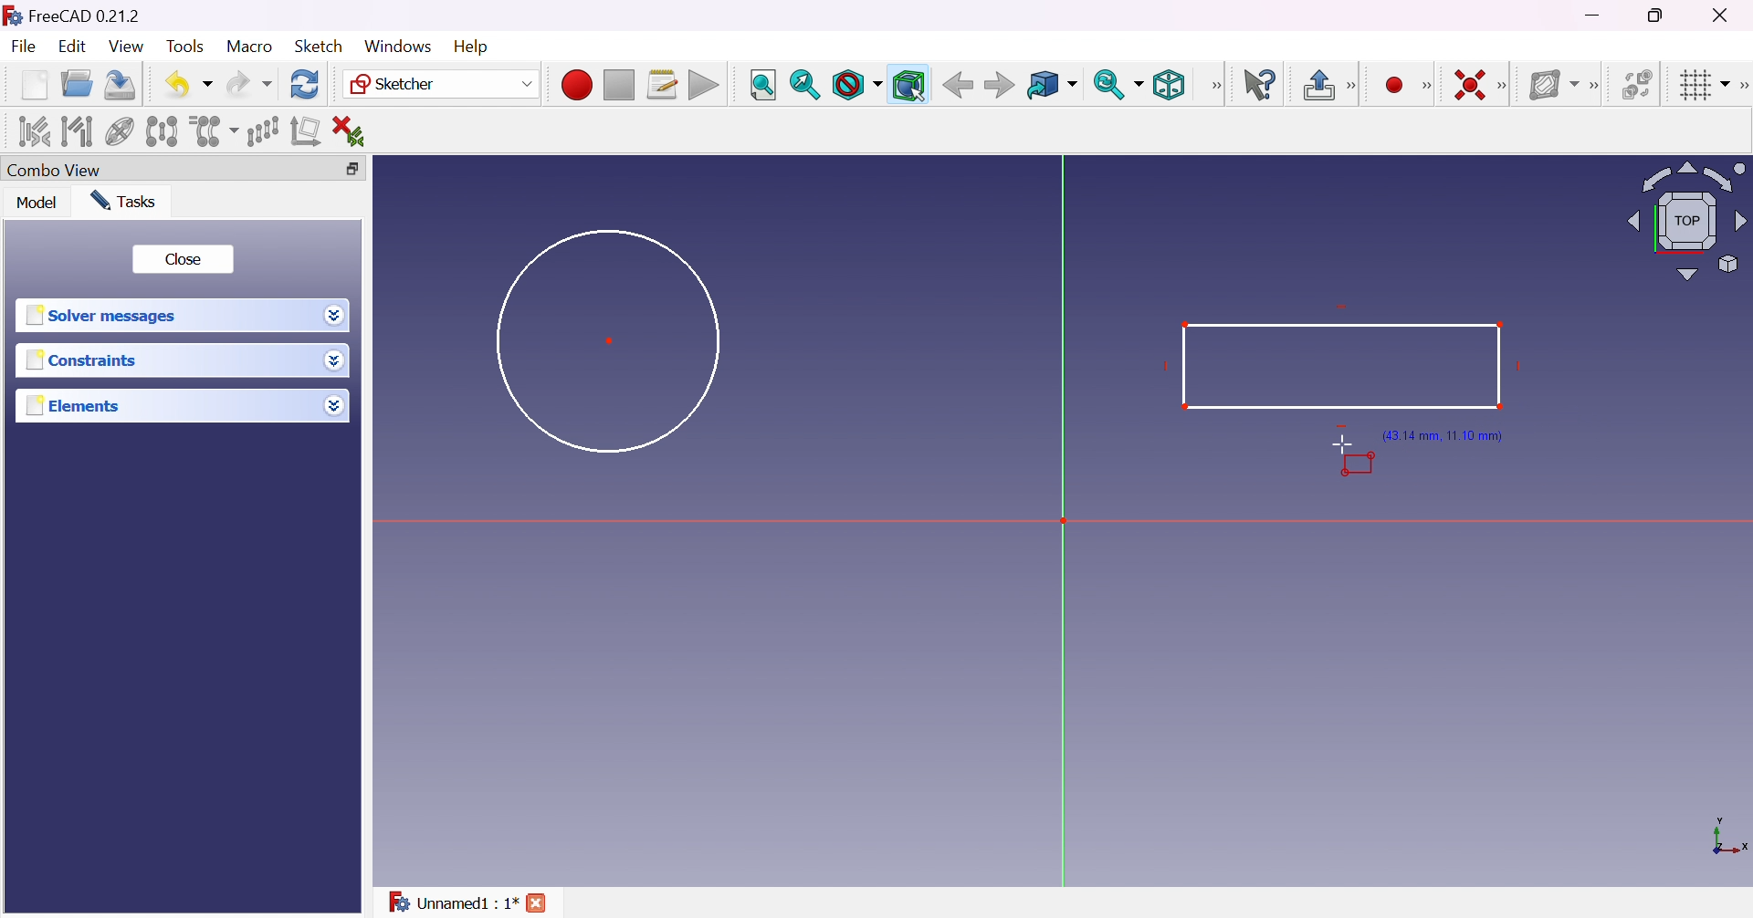 The width and height of the screenshot is (1753, 918). Describe the element at coordinates (856, 86) in the screenshot. I see `Draw style` at that location.